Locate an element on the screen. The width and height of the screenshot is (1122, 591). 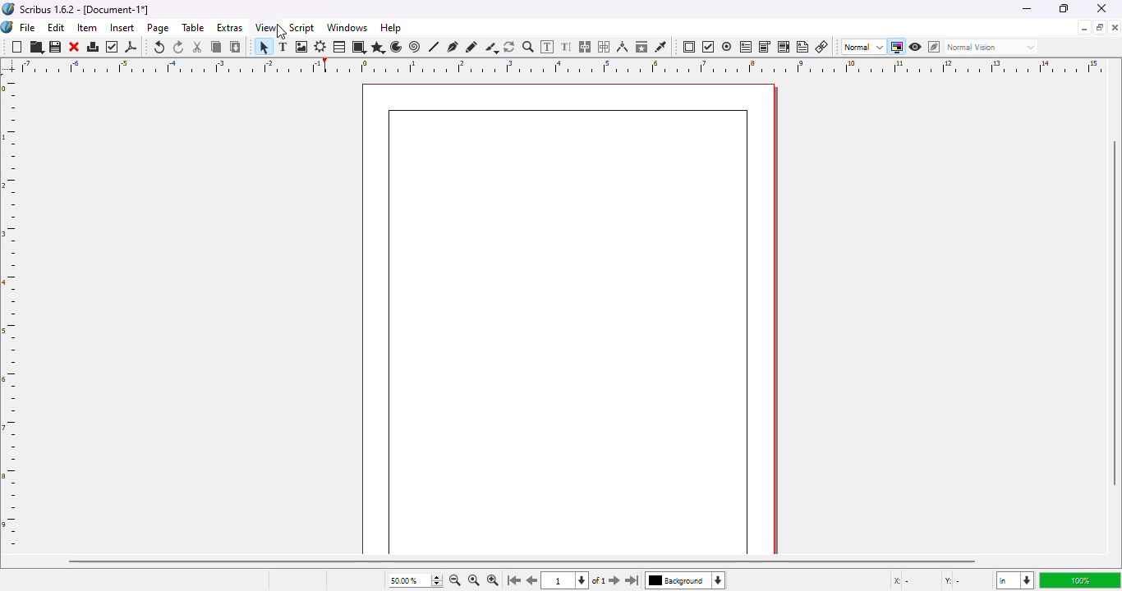
PDF combo box is located at coordinates (765, 47).